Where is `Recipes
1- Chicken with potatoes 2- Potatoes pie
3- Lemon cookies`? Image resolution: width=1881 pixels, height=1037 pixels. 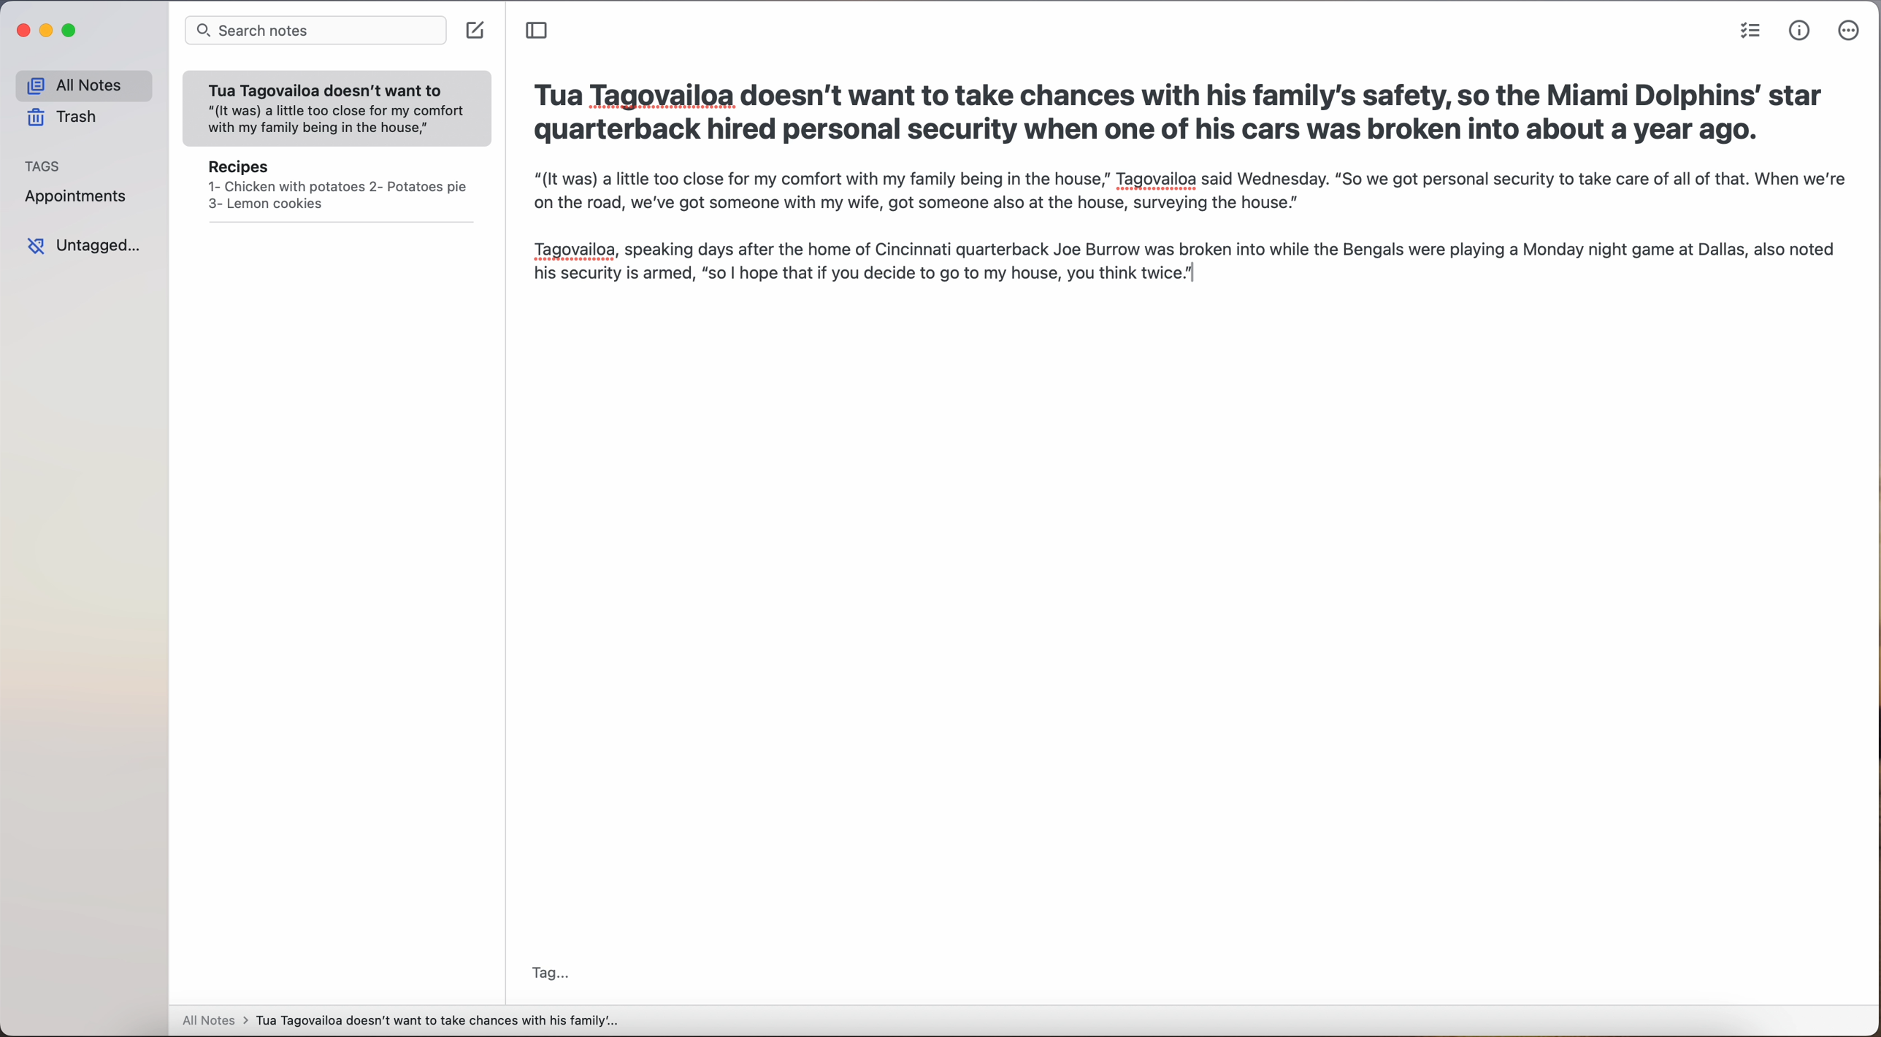
Recipes
1- Chicken with potatoes 2- Potatoes pie
3- Lemon cookies is located at coordinates (336, 188).